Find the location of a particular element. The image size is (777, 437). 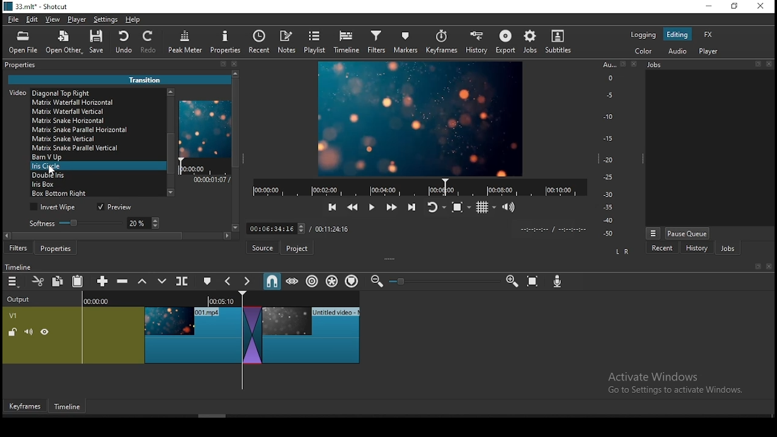

00:00:00 is located at coordinates (195, 168).